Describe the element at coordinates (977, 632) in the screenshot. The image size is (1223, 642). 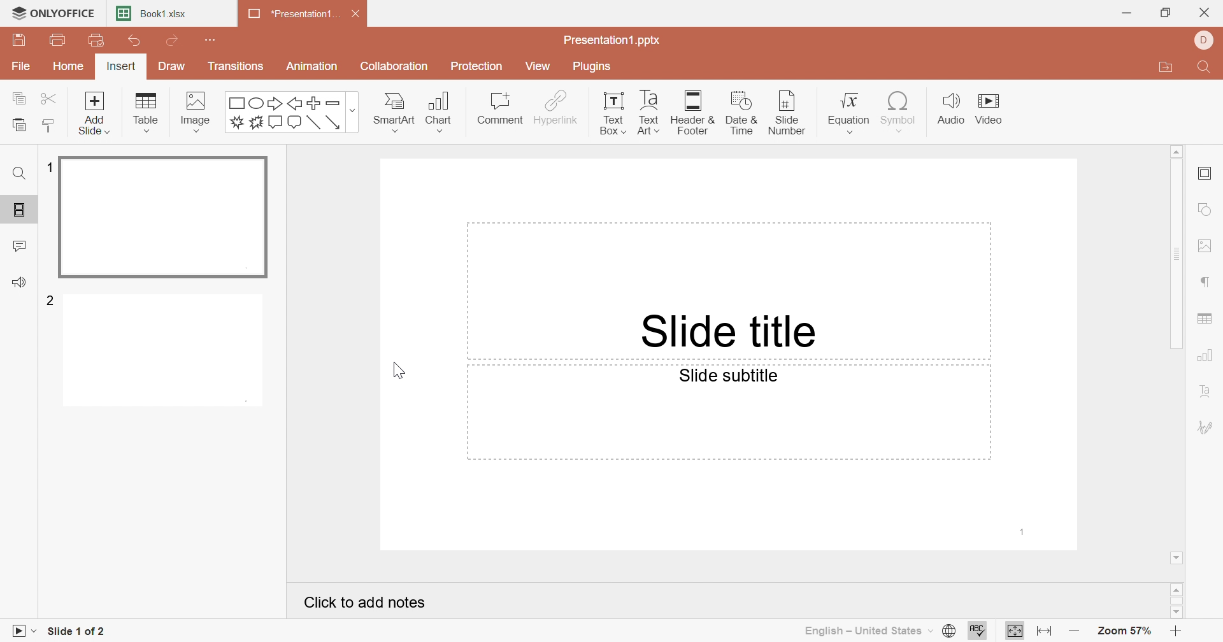
I see `Check spelling` at that location.